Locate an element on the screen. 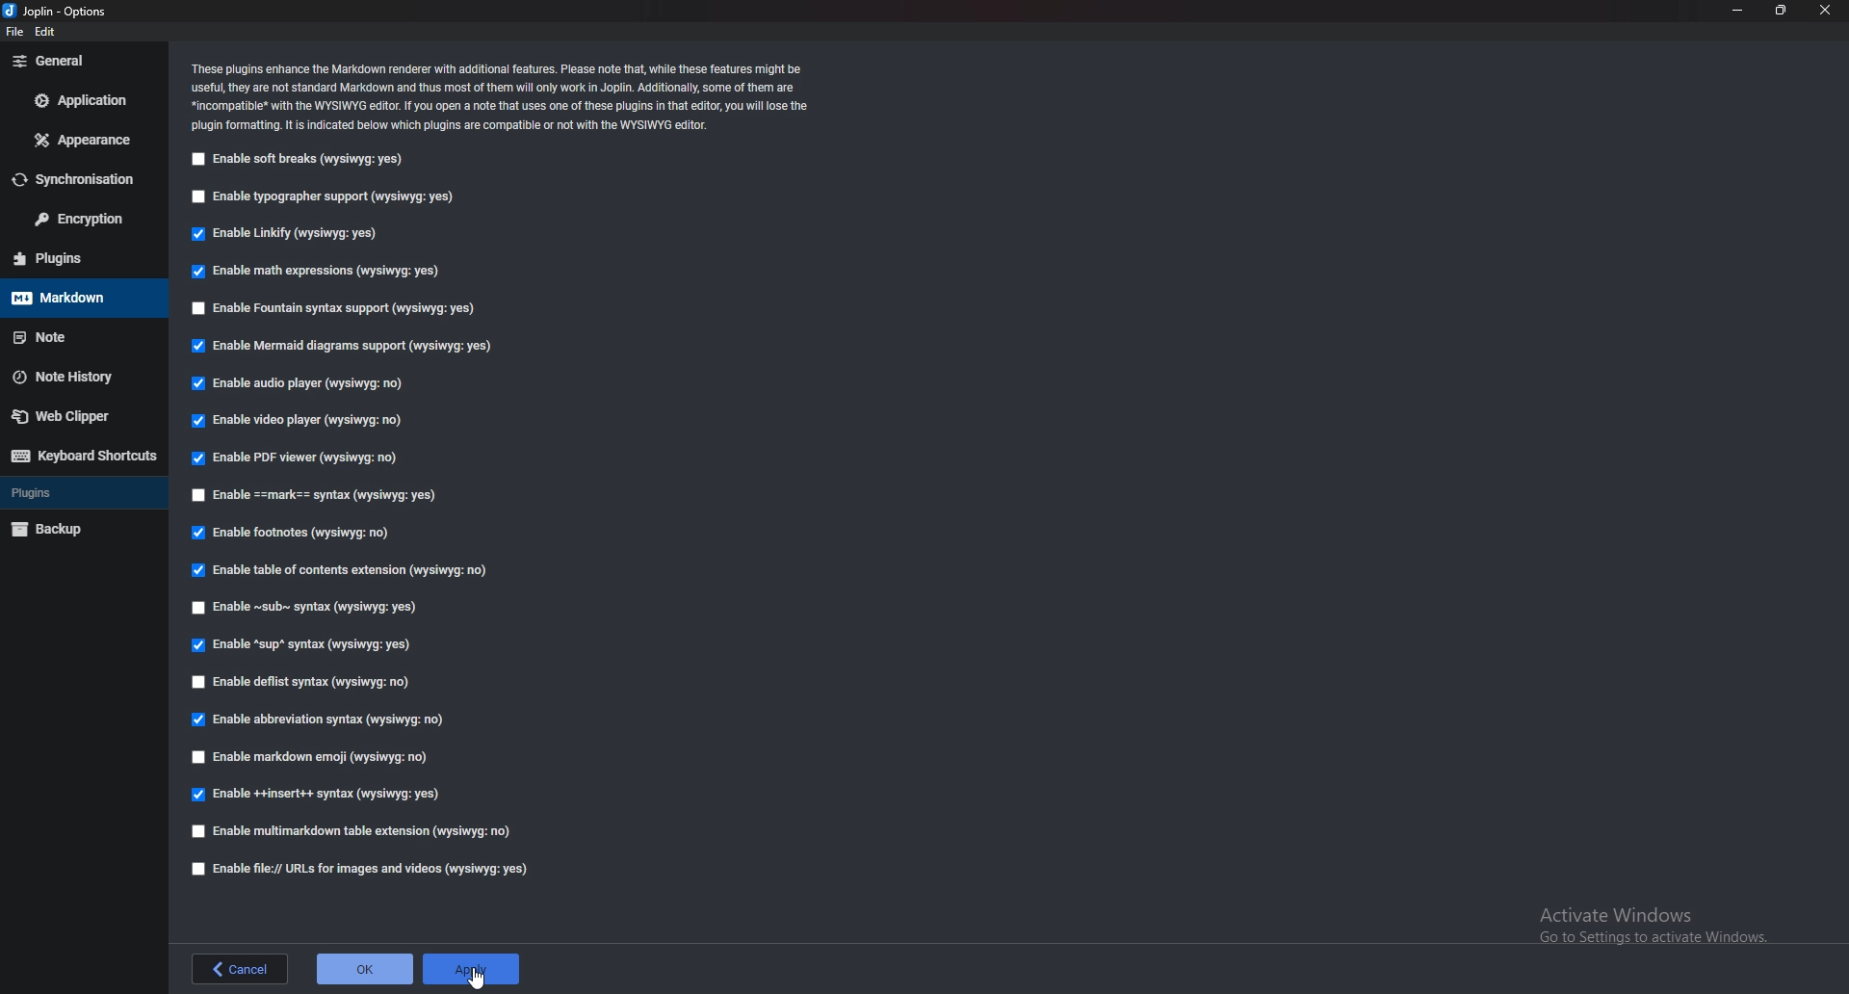 The height and width of the screenshot is (994, 1849). Note is located at coordinates (83, 336).